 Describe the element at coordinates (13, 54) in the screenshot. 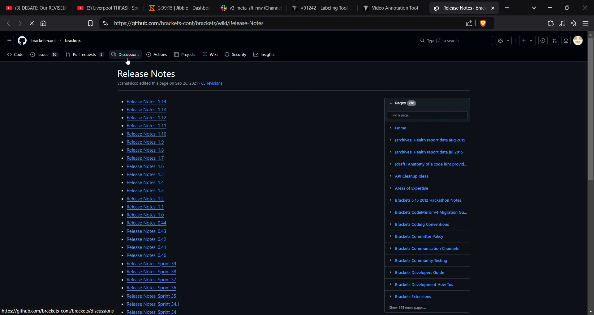

I see `code ` at that location.